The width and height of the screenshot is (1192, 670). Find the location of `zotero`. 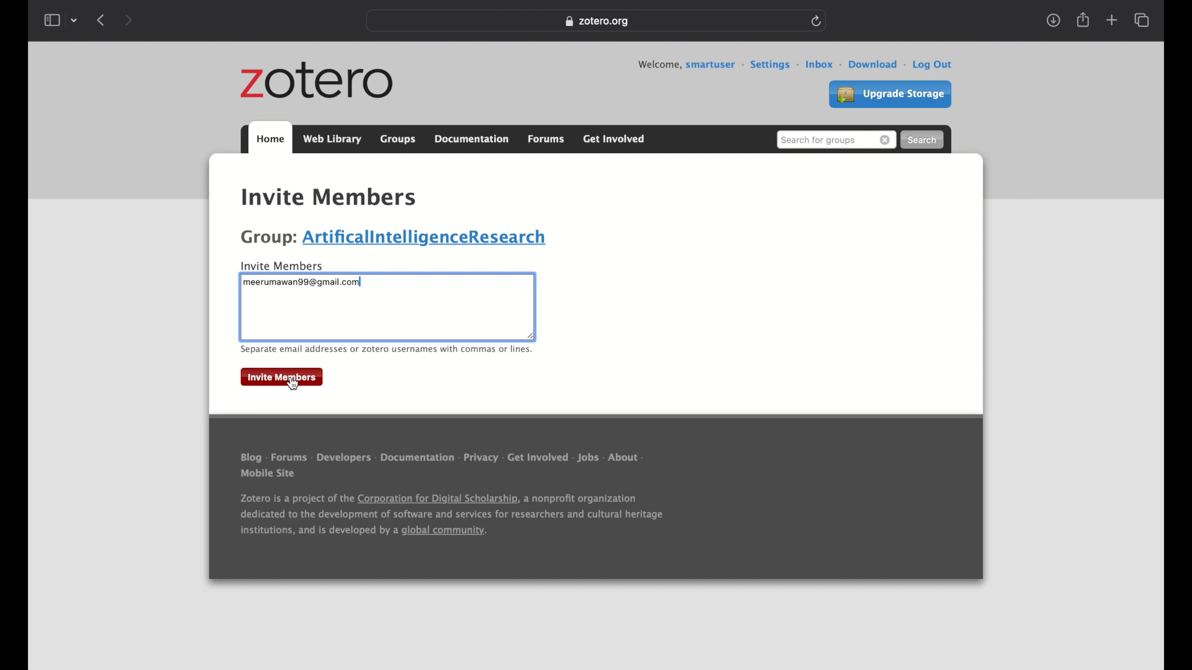

zotero is located at coordinates (317, 81).